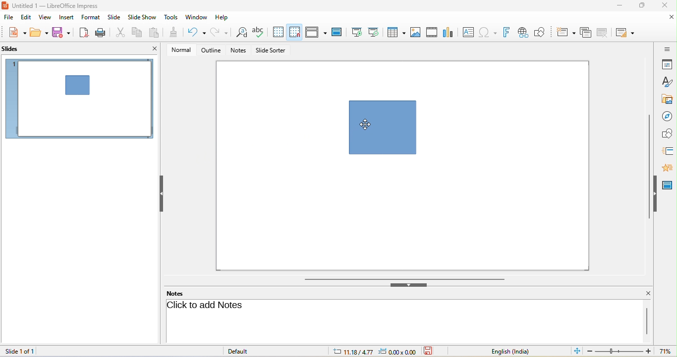 This screenshot has height=357, width=677. Describe the element at coordinates (603, 32) in the screenshot. I see `delete slide` at that location.